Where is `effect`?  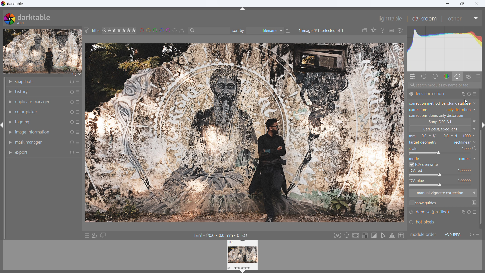 effect is located at coordinates (469, 76).